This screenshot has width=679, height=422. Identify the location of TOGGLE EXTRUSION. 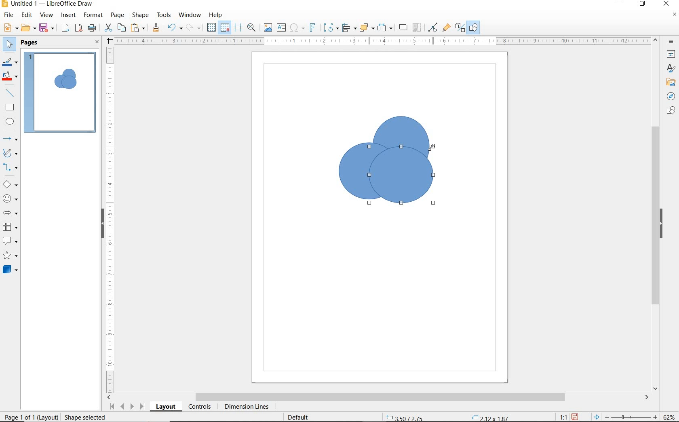
(460, 28).